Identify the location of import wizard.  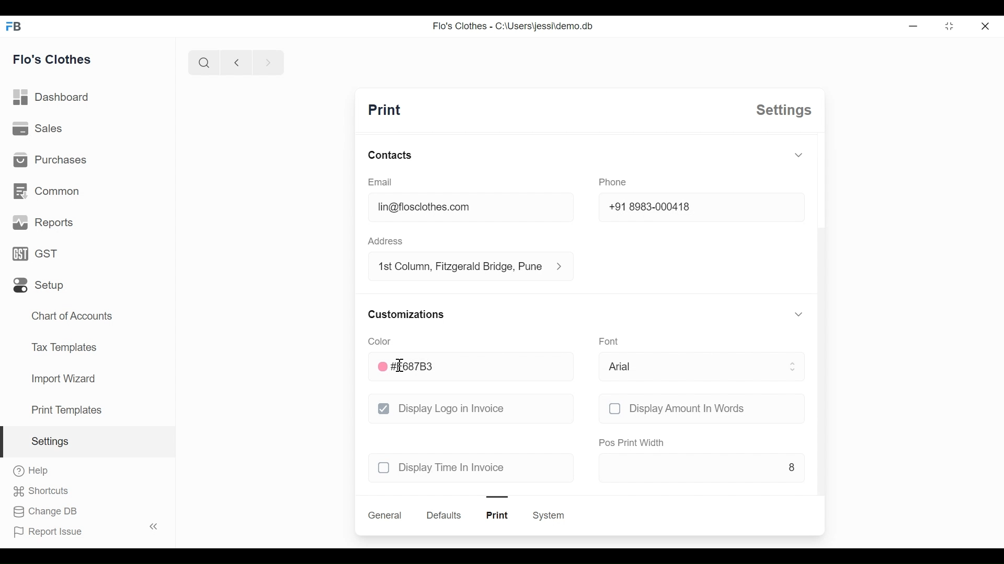
(63, 379).